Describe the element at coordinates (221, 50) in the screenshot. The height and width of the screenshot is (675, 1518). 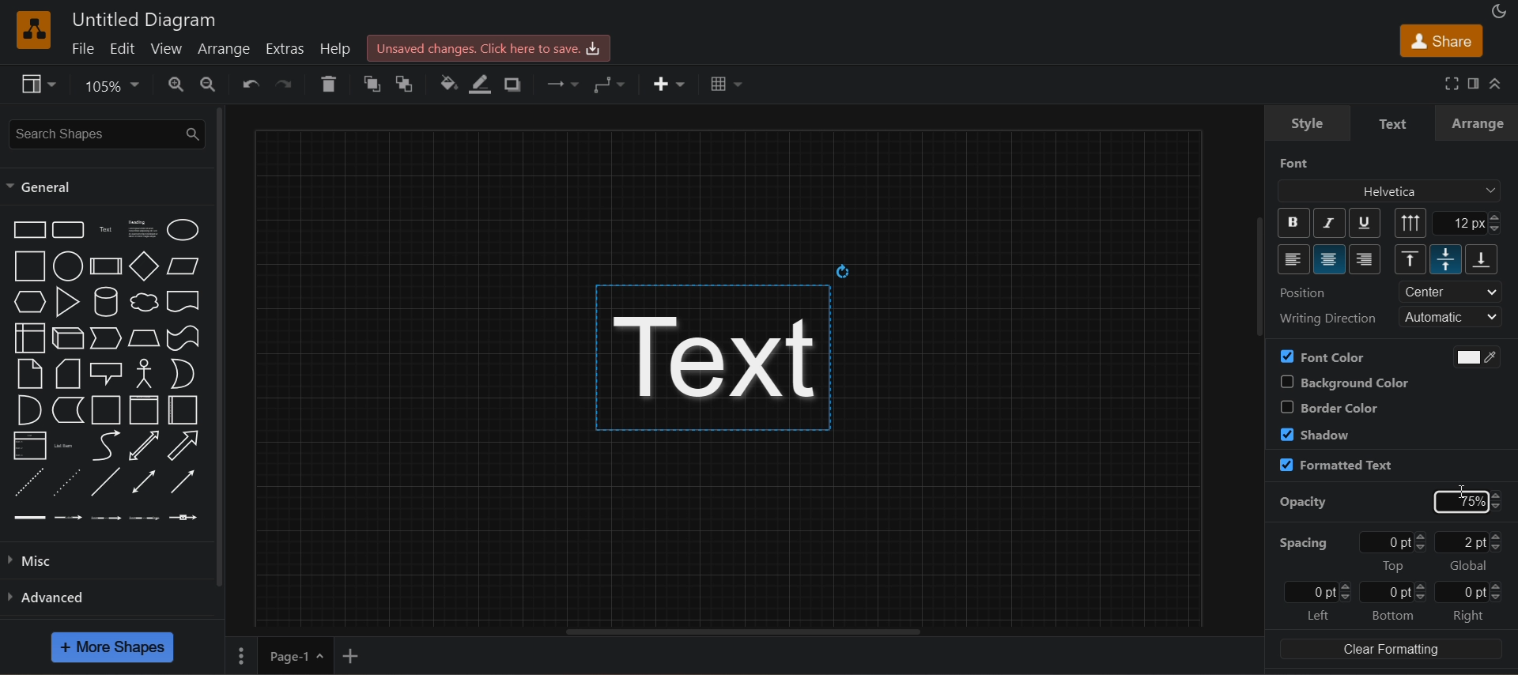
I see `arrange` at that location.